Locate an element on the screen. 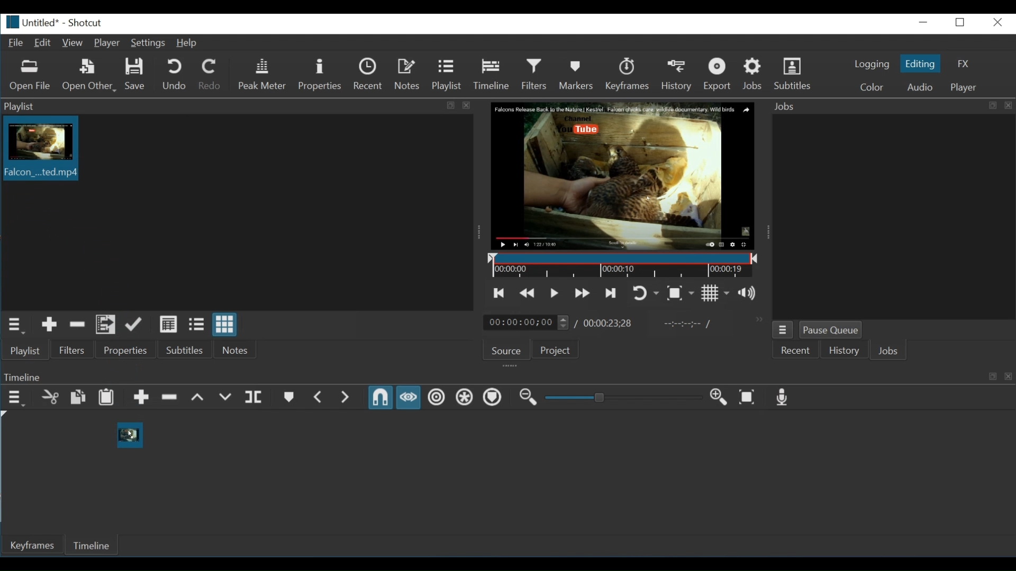 Image resolution: width=1016 pixels, height=571 pixels. Ripple delete is located at coordinates (170, 397).